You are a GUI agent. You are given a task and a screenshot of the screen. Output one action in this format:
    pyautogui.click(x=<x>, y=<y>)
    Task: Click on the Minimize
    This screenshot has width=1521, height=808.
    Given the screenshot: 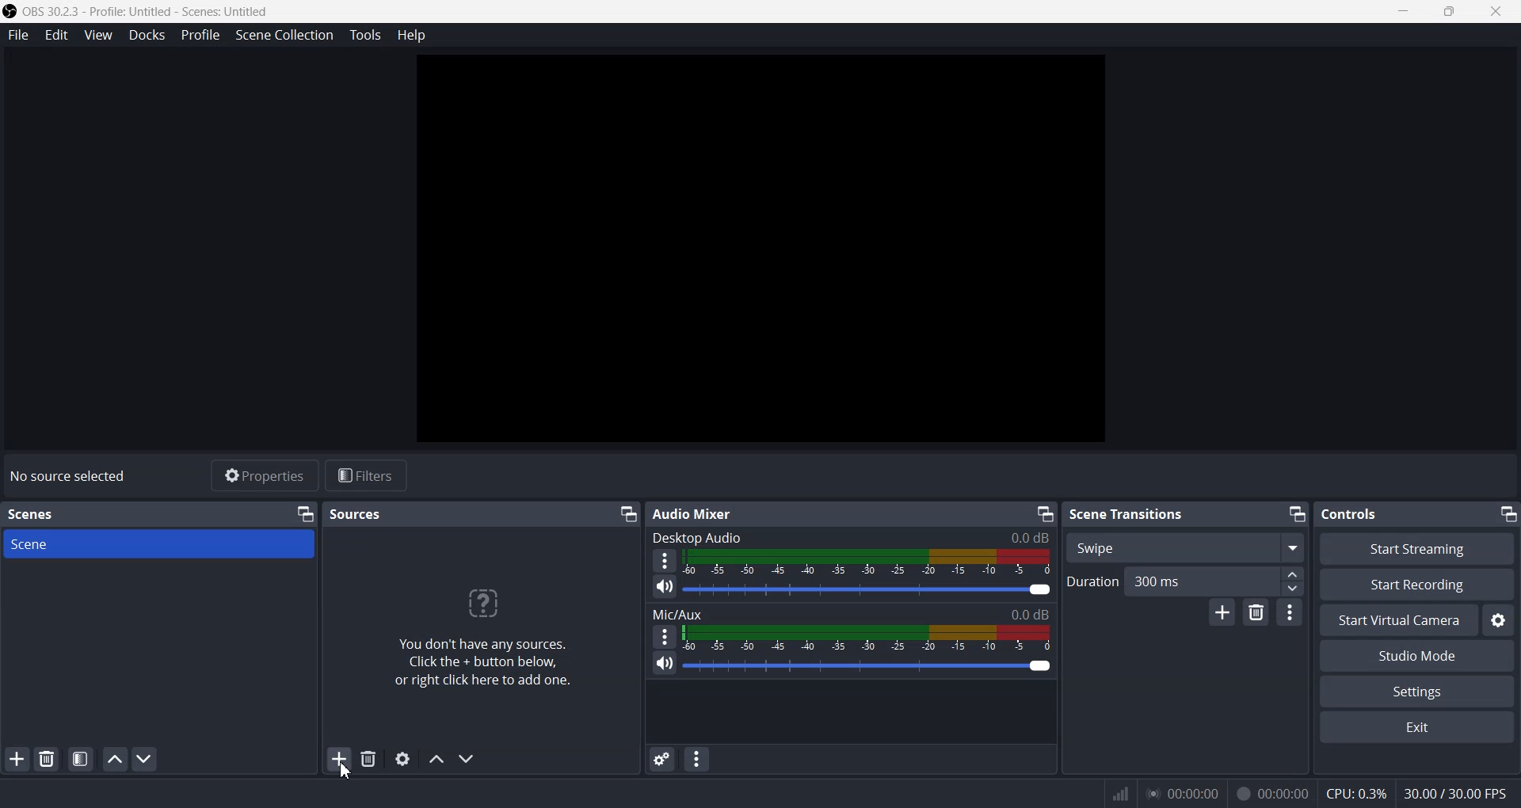 What is the action you would take?
    pyautogui.click(x=1294, y=514)
    